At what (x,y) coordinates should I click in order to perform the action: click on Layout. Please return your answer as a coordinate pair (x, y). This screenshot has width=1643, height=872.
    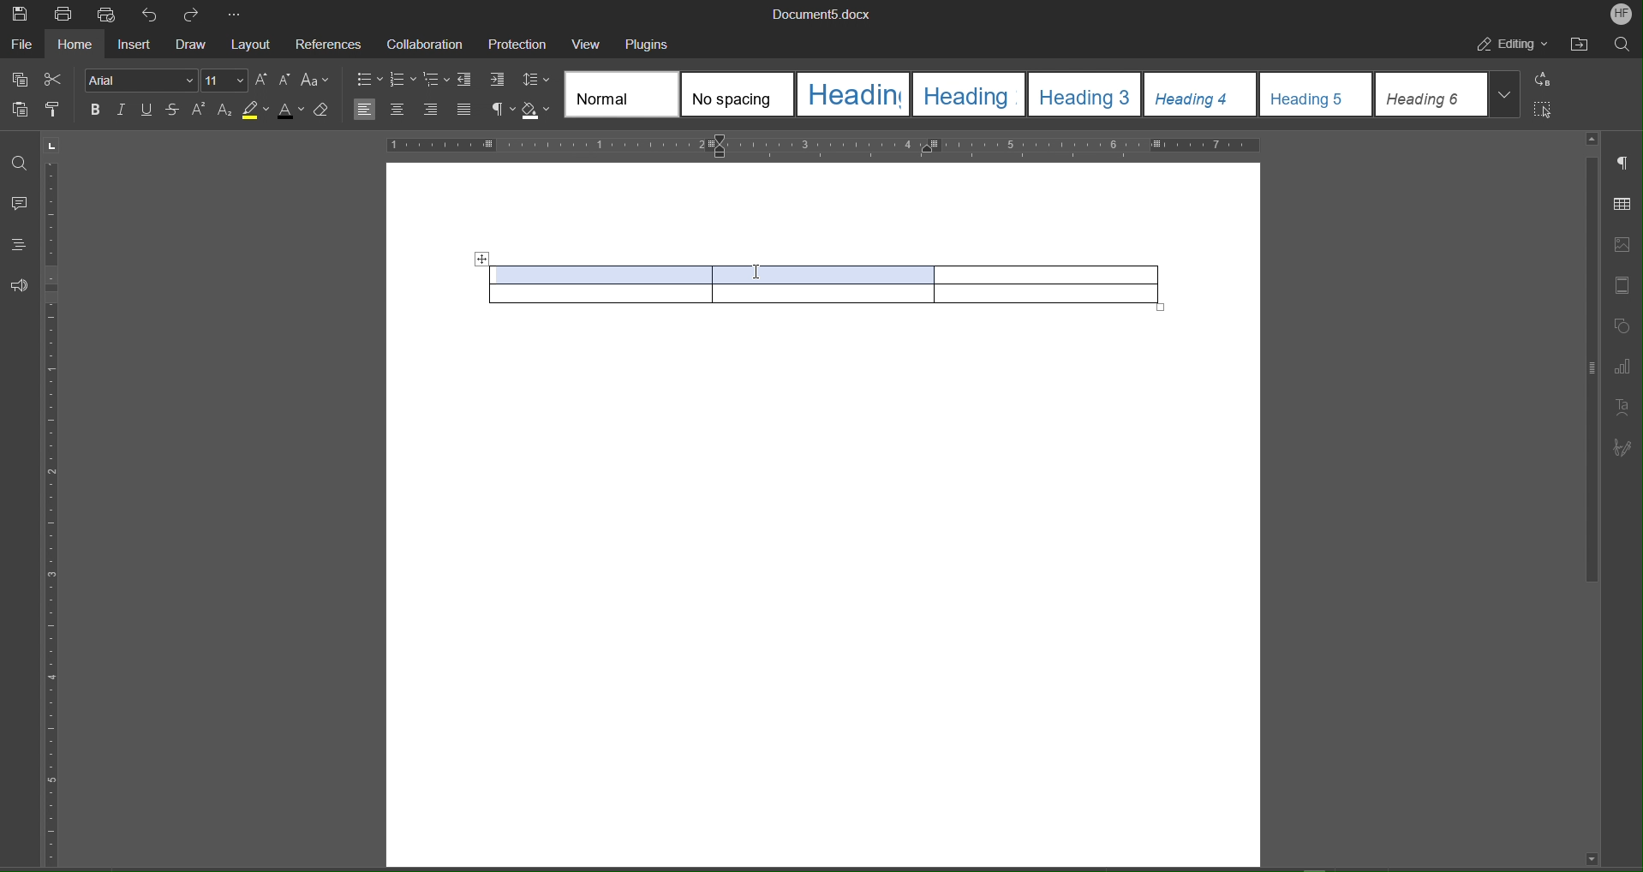
    Looking at the image, I should click on (254, 47).